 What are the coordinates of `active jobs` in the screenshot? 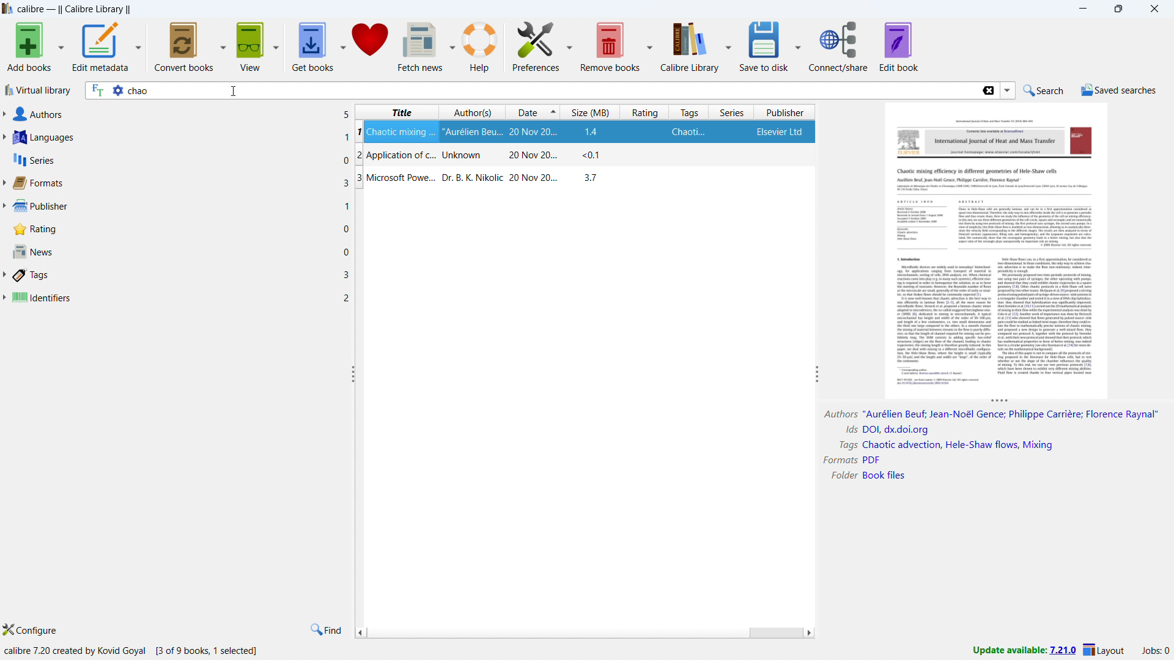 It's located at (1156, 651).